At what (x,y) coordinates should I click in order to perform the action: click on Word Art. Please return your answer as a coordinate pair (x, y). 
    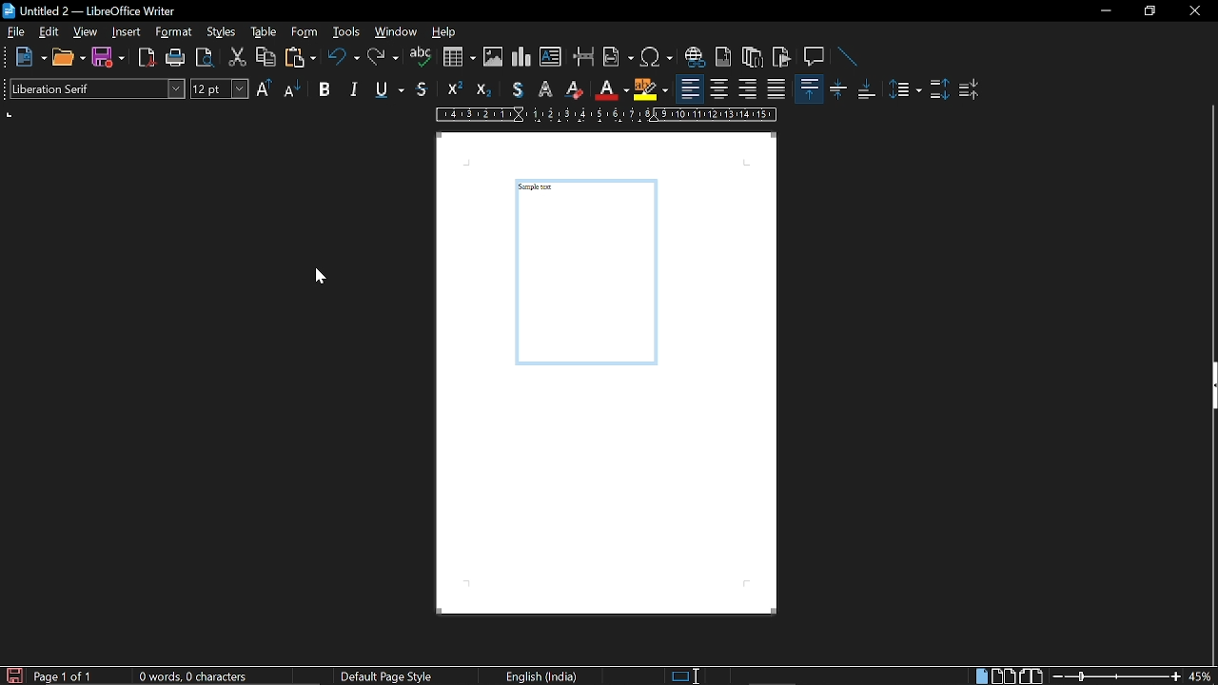
    Looking at the image, I should click on (545, 89).